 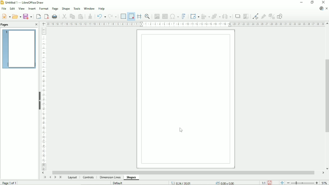 I want to click on Display grid, so click(x=123, y=16).